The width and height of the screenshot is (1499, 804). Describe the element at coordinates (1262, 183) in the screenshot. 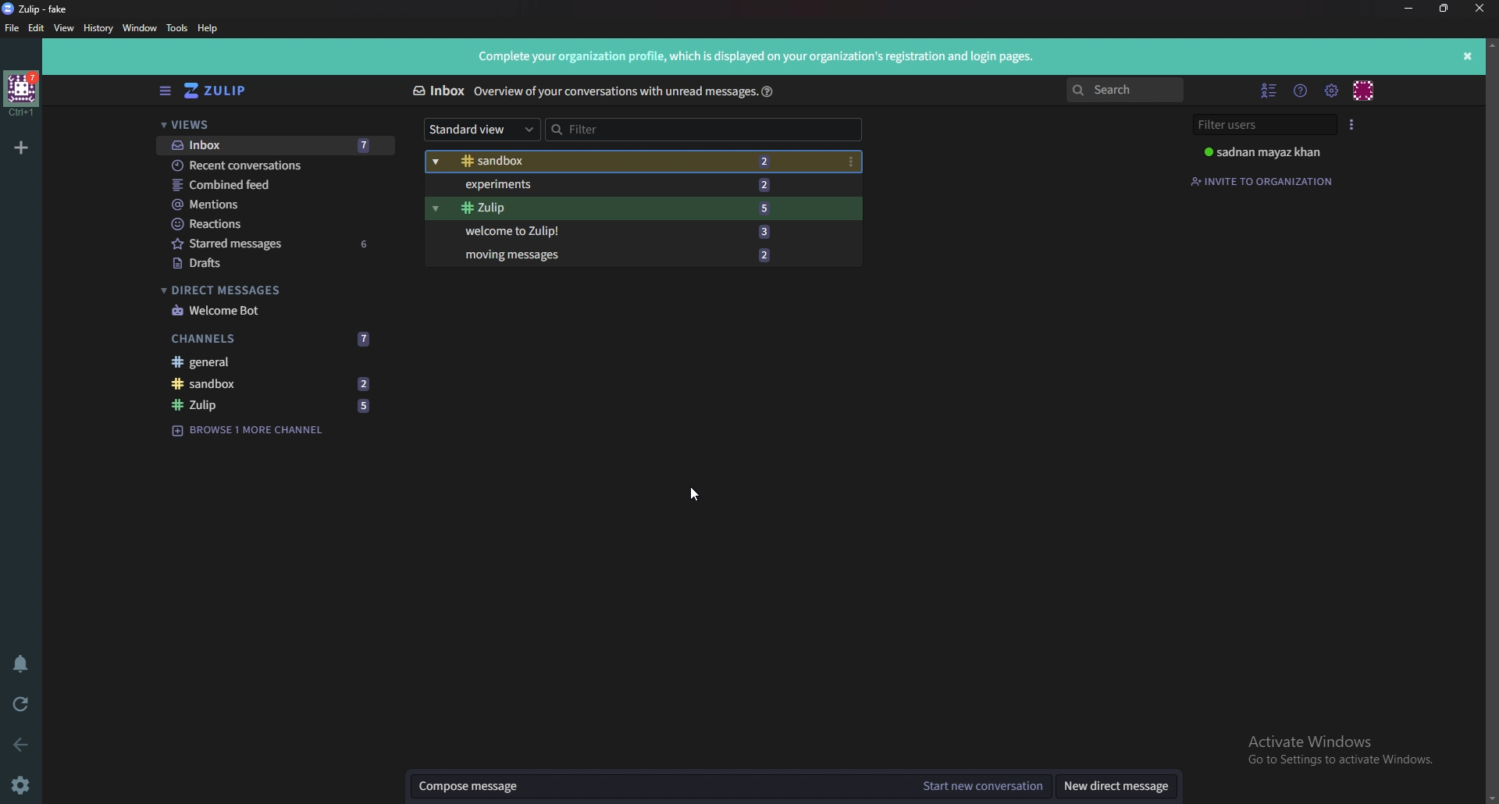

I see `Invite to organization` at that location.